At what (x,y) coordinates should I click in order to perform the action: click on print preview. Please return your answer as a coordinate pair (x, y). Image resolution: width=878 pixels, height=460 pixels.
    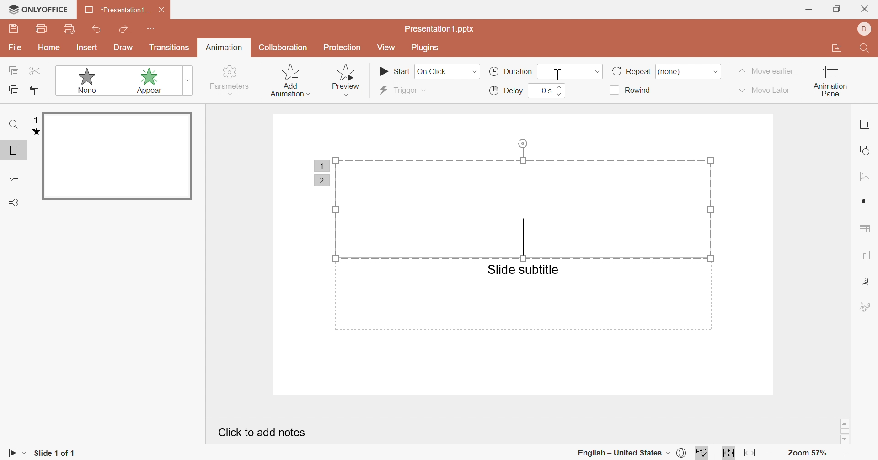
    Looking at the image, I should click on (70, 29).